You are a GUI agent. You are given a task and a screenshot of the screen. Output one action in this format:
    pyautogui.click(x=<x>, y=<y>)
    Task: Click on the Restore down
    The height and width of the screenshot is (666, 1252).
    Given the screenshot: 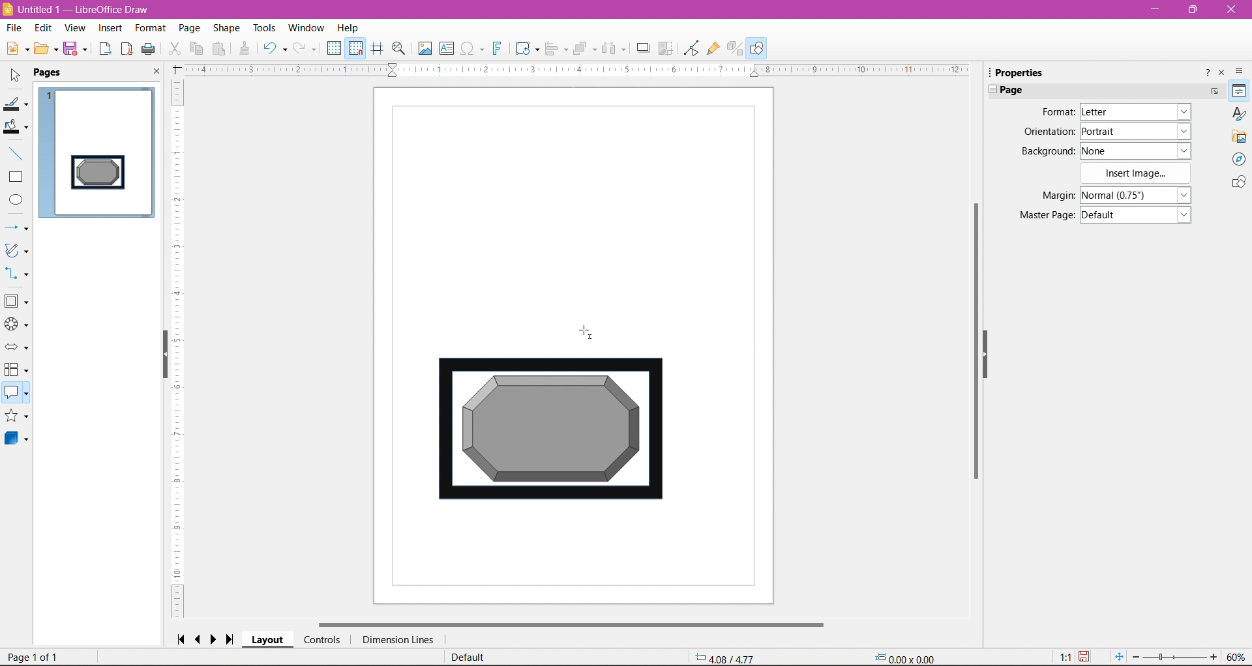 What is the action you would take?
    pyautogui.click(x=1195, y=10)
    